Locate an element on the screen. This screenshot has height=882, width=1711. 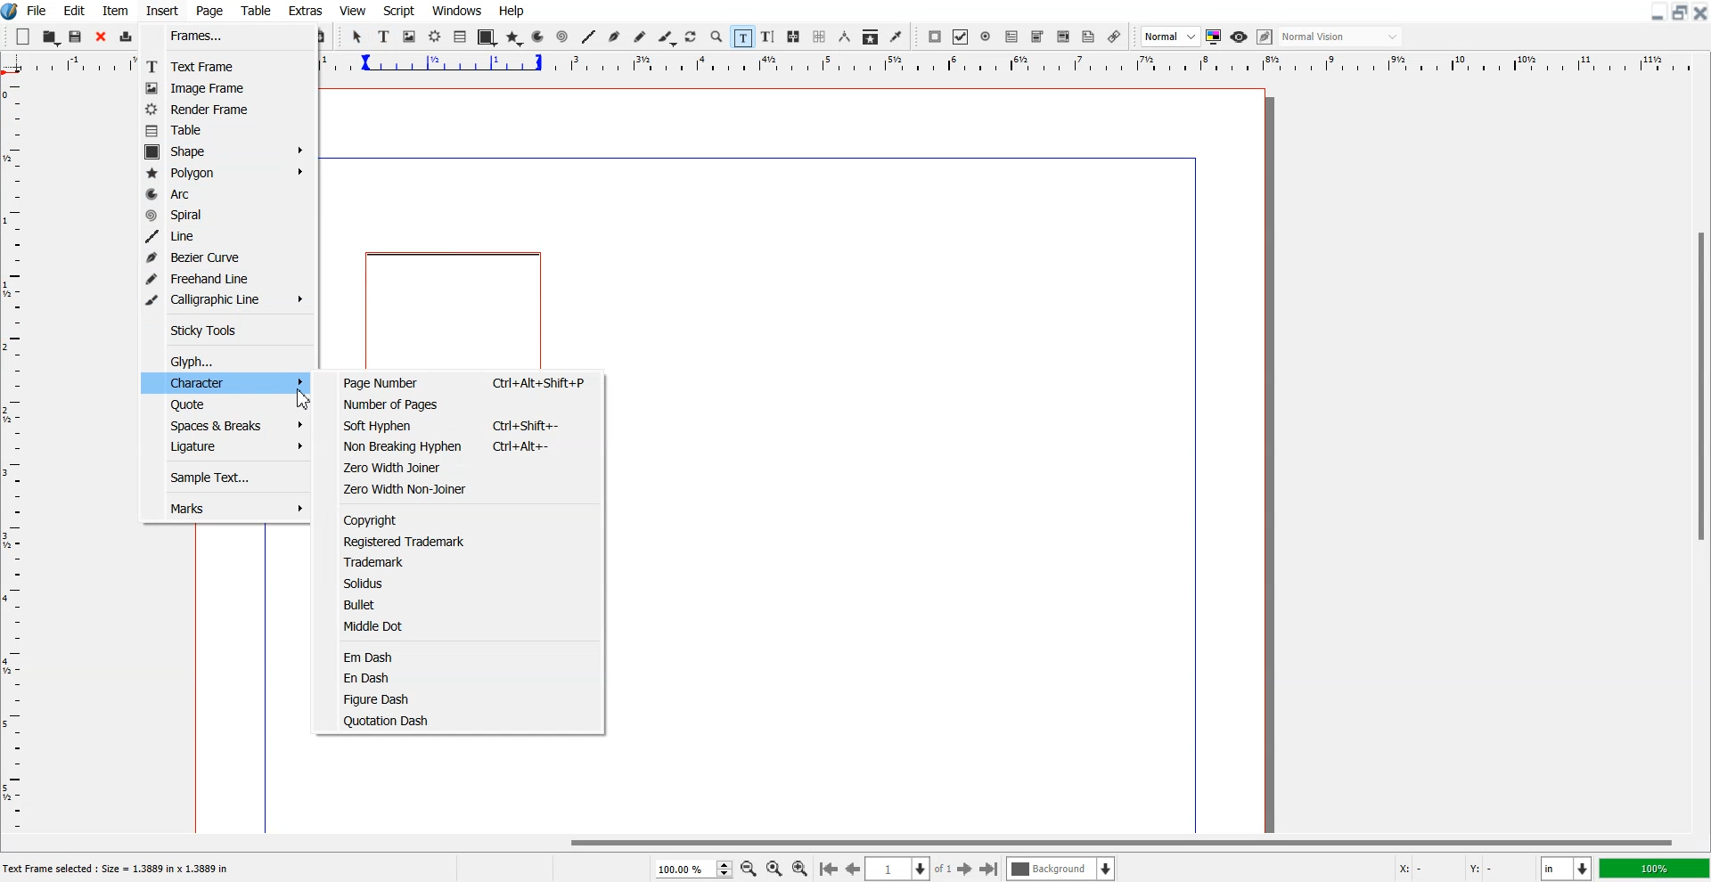
Unlink text Frame is located at coordinates (820, 37).